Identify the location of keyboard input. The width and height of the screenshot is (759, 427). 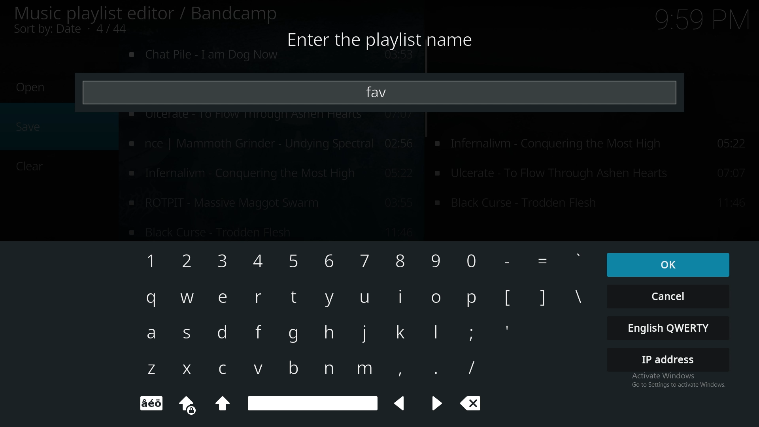
(435, 299).